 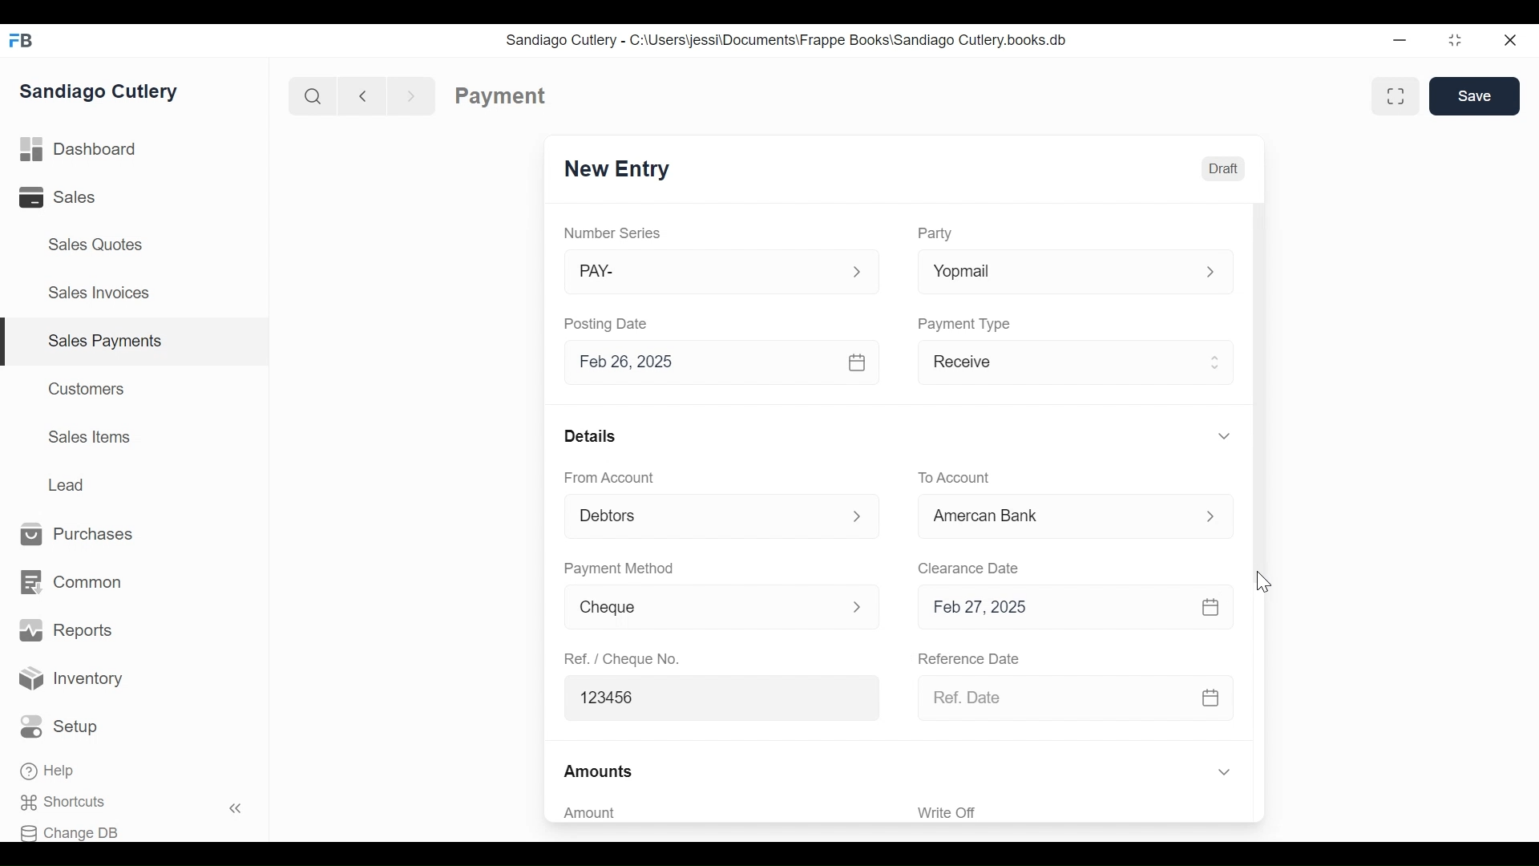 I want to click on Lead, so click(x=69, y=483).